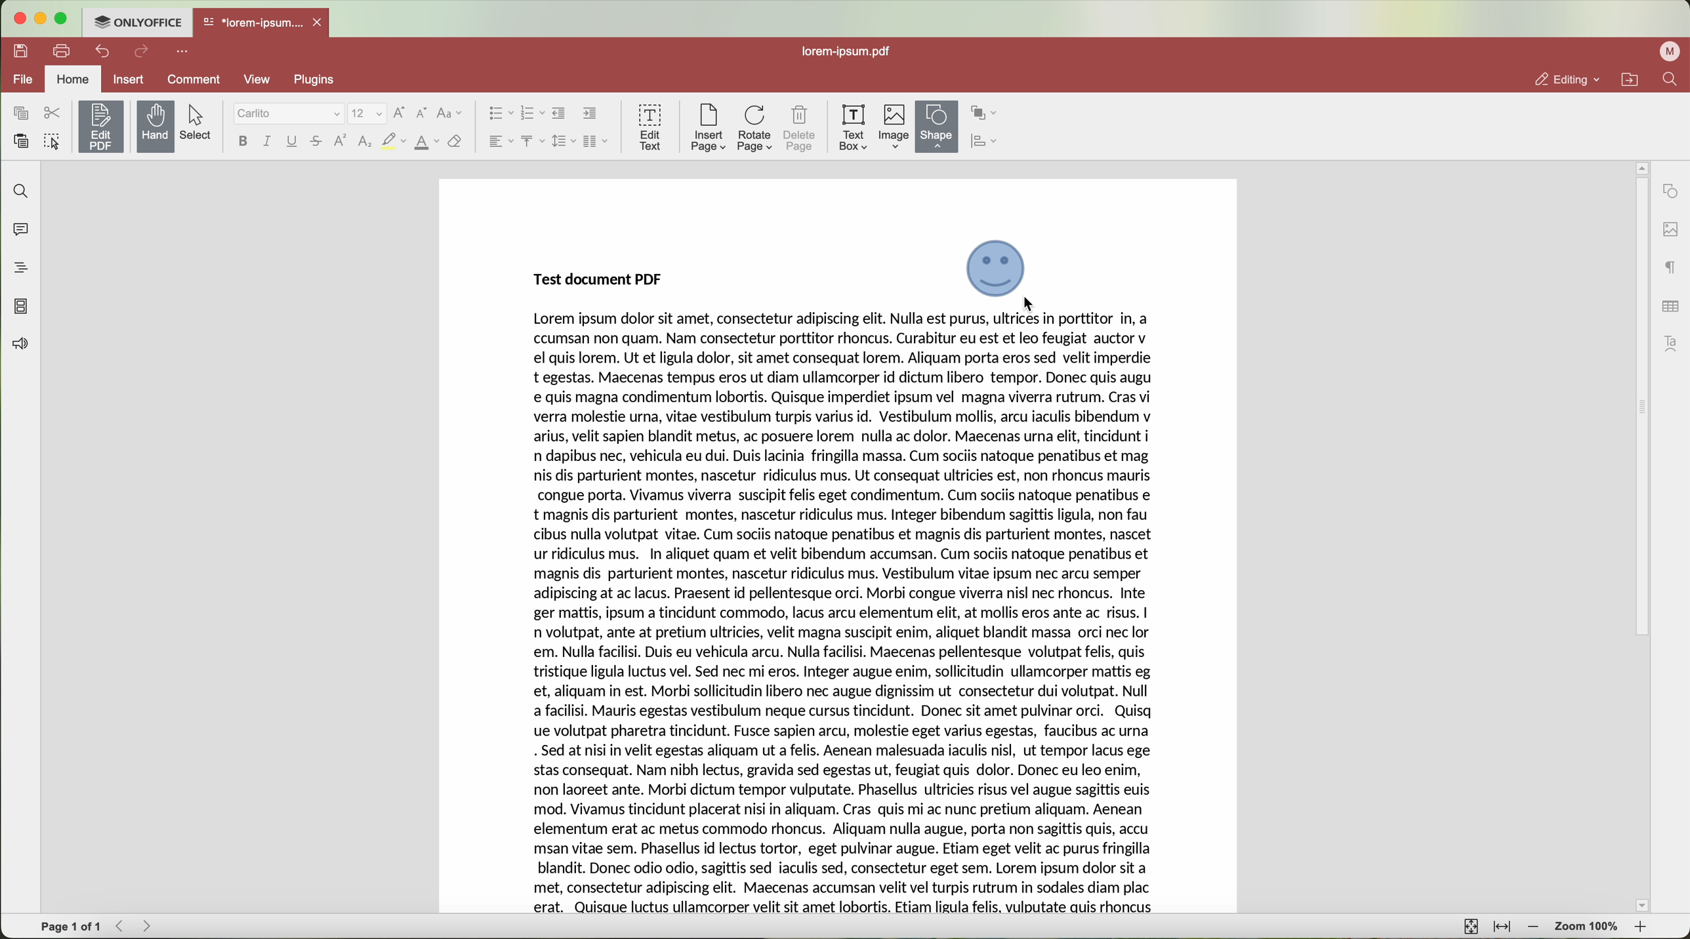 The height and width of the screenshot is (939, 1690). I want to click on scrollbar, so click(1640, 536).